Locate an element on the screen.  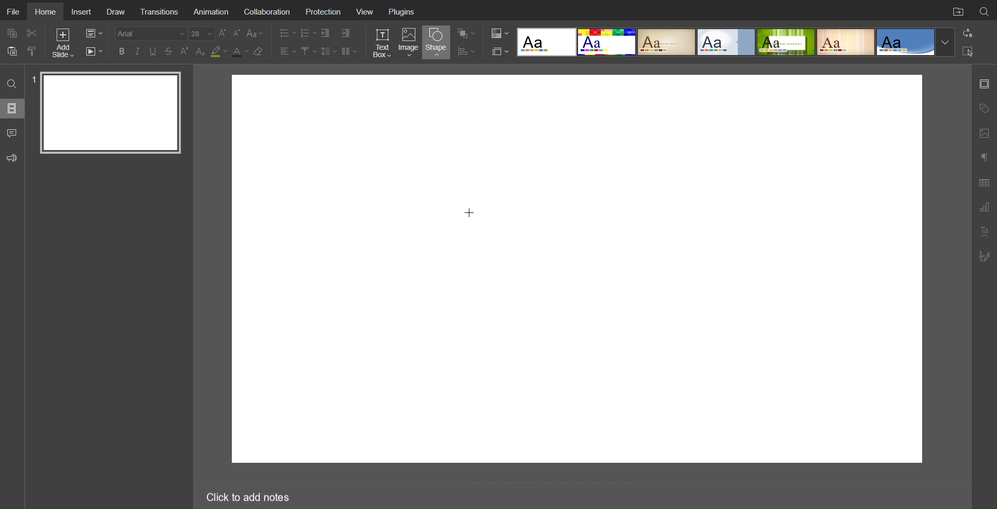
Font Size is located at coordinates (229, 33).